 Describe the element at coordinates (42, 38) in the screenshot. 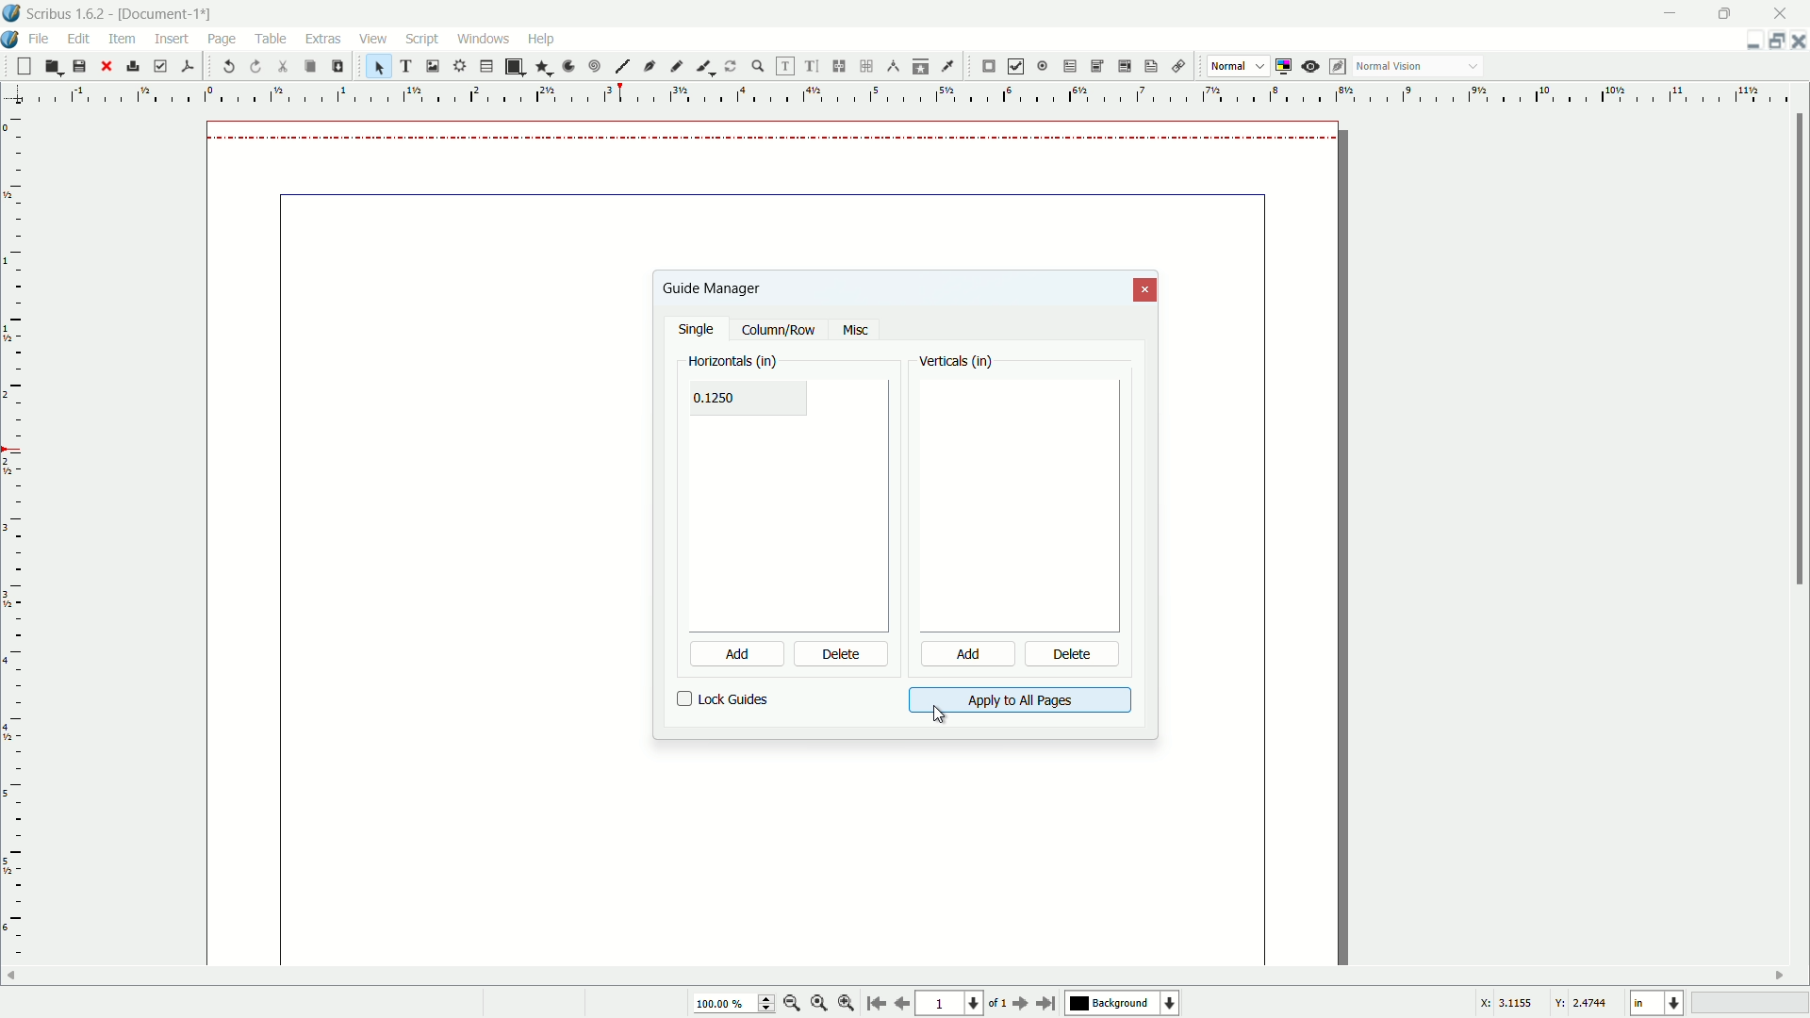

I see `file menu` at that location.